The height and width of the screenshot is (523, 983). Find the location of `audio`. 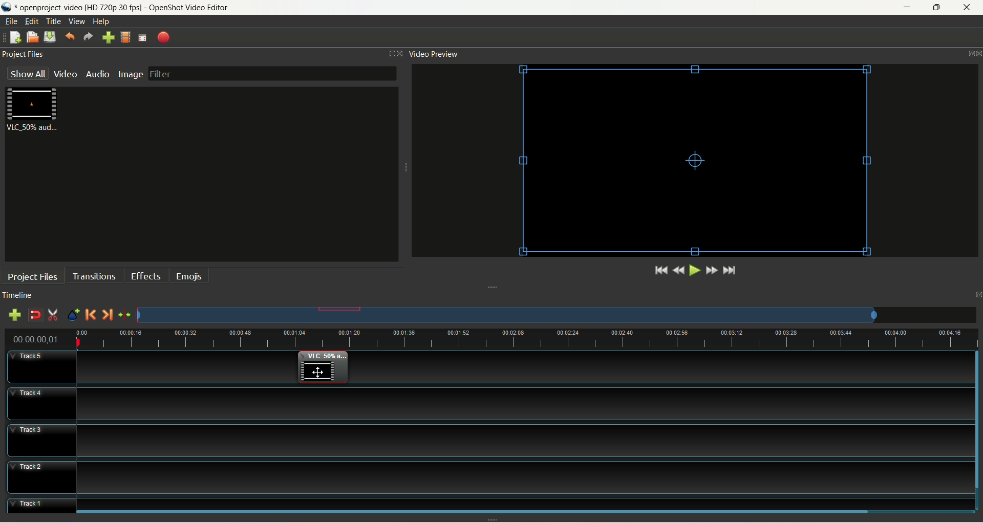

audio is located at coordinates (96, 74).